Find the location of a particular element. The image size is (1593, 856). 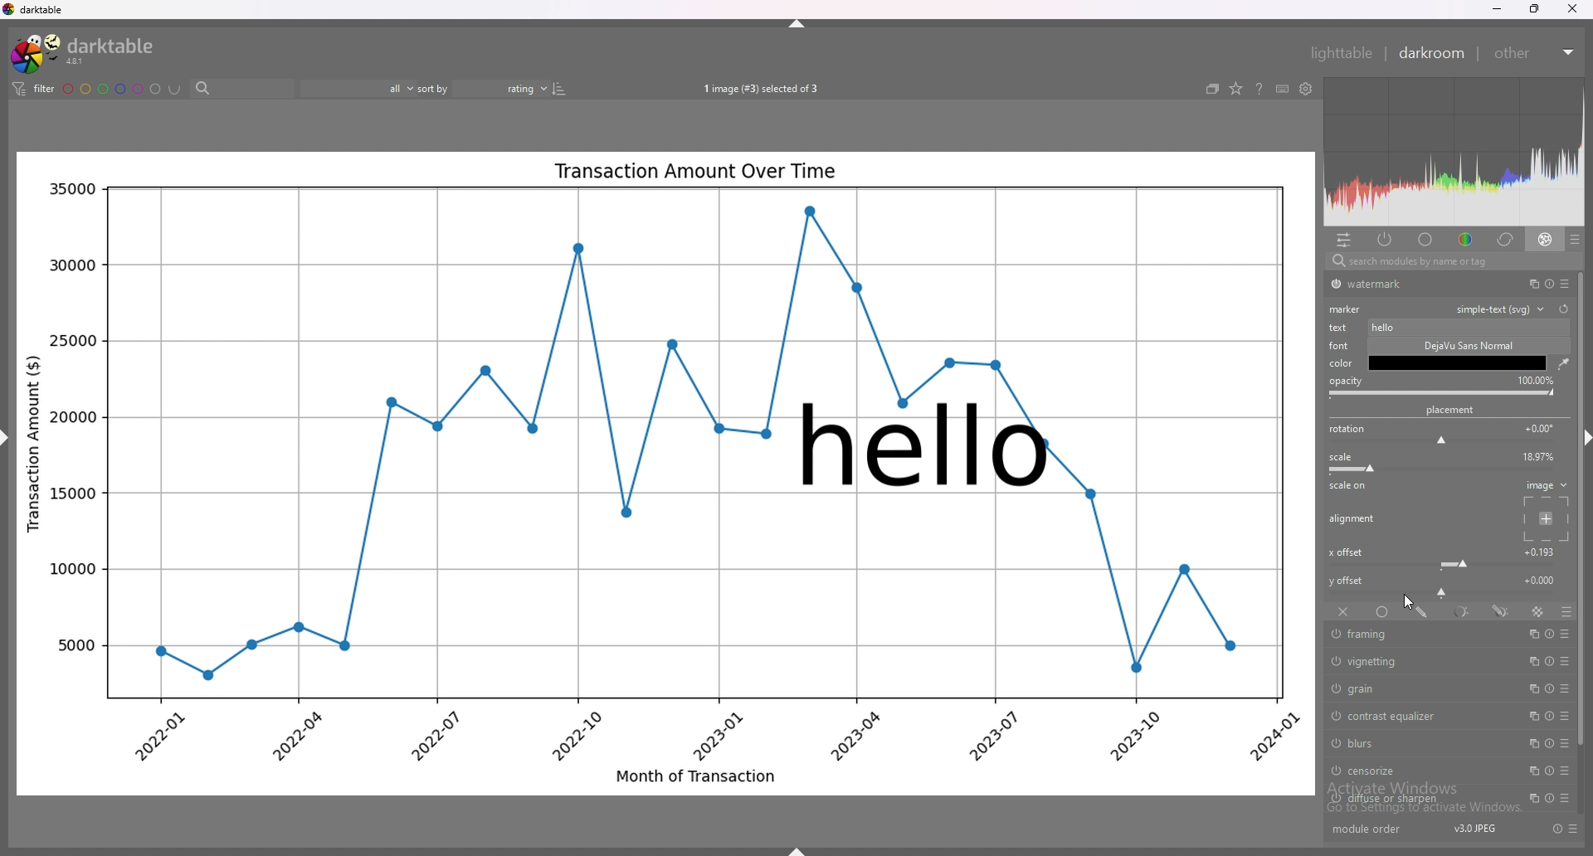

reset is located at coordinates (1548, 744).